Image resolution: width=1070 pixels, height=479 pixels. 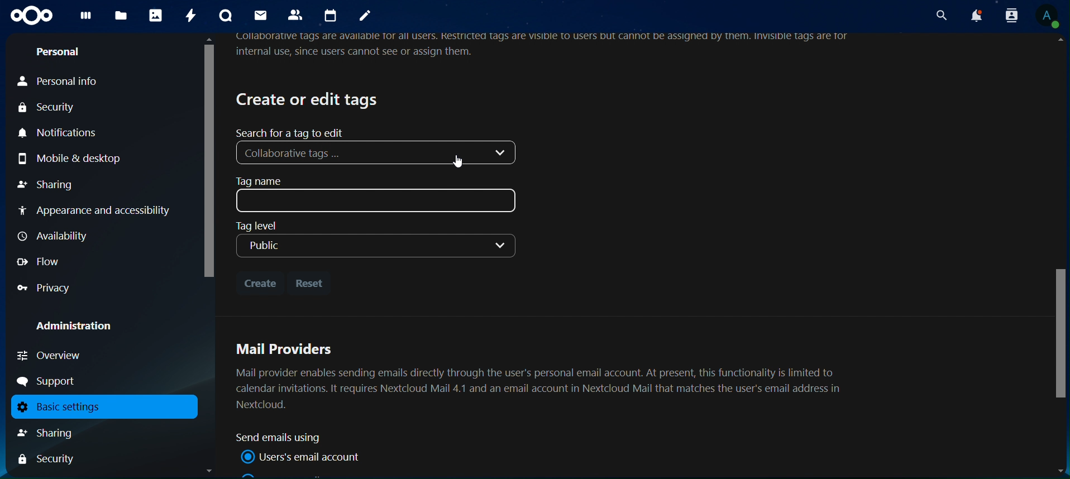 What do you see at coordinates (86, 18) in the screenshot?
I see `dashboard` at bounding box center [86, 18].